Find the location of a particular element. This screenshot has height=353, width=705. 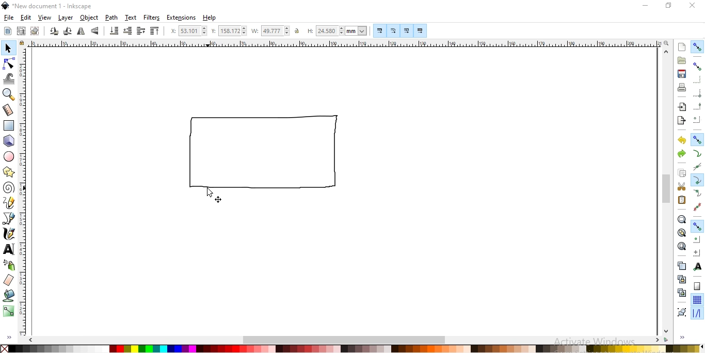

create stars and polygons is located at coordinates (10, 171).